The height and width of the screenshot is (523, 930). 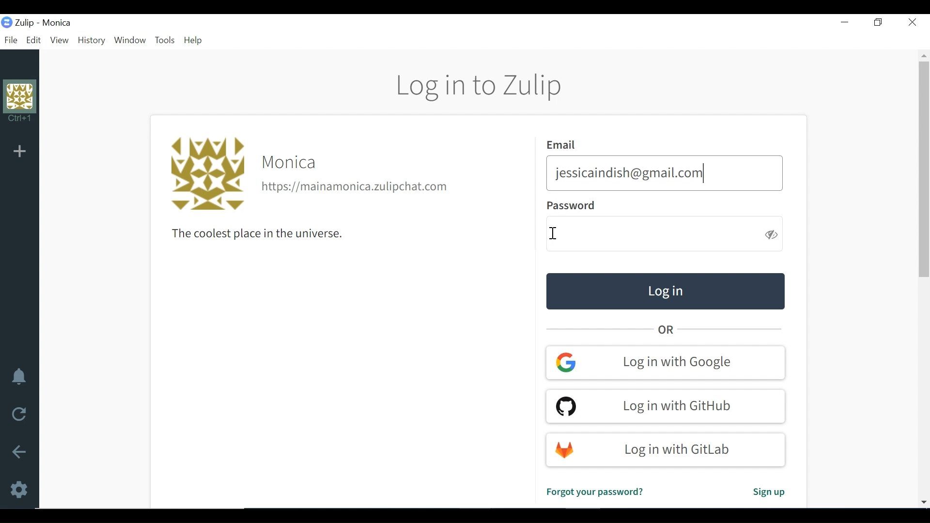 I want to click on Organisation name, so click(x=291, y=163).